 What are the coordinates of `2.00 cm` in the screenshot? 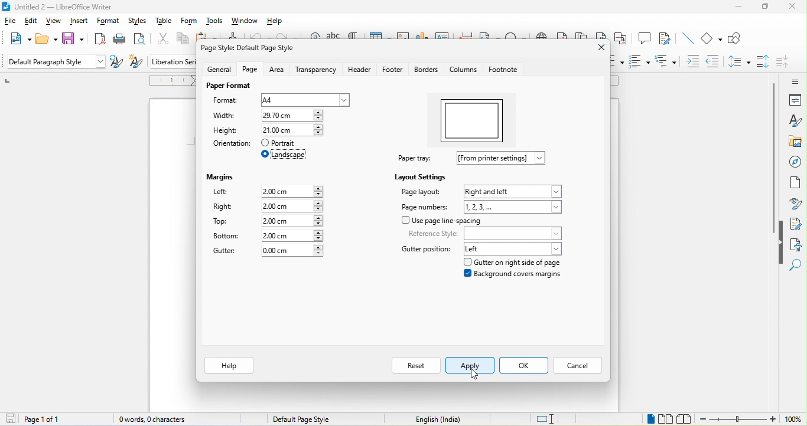 It's located at (290, 221).